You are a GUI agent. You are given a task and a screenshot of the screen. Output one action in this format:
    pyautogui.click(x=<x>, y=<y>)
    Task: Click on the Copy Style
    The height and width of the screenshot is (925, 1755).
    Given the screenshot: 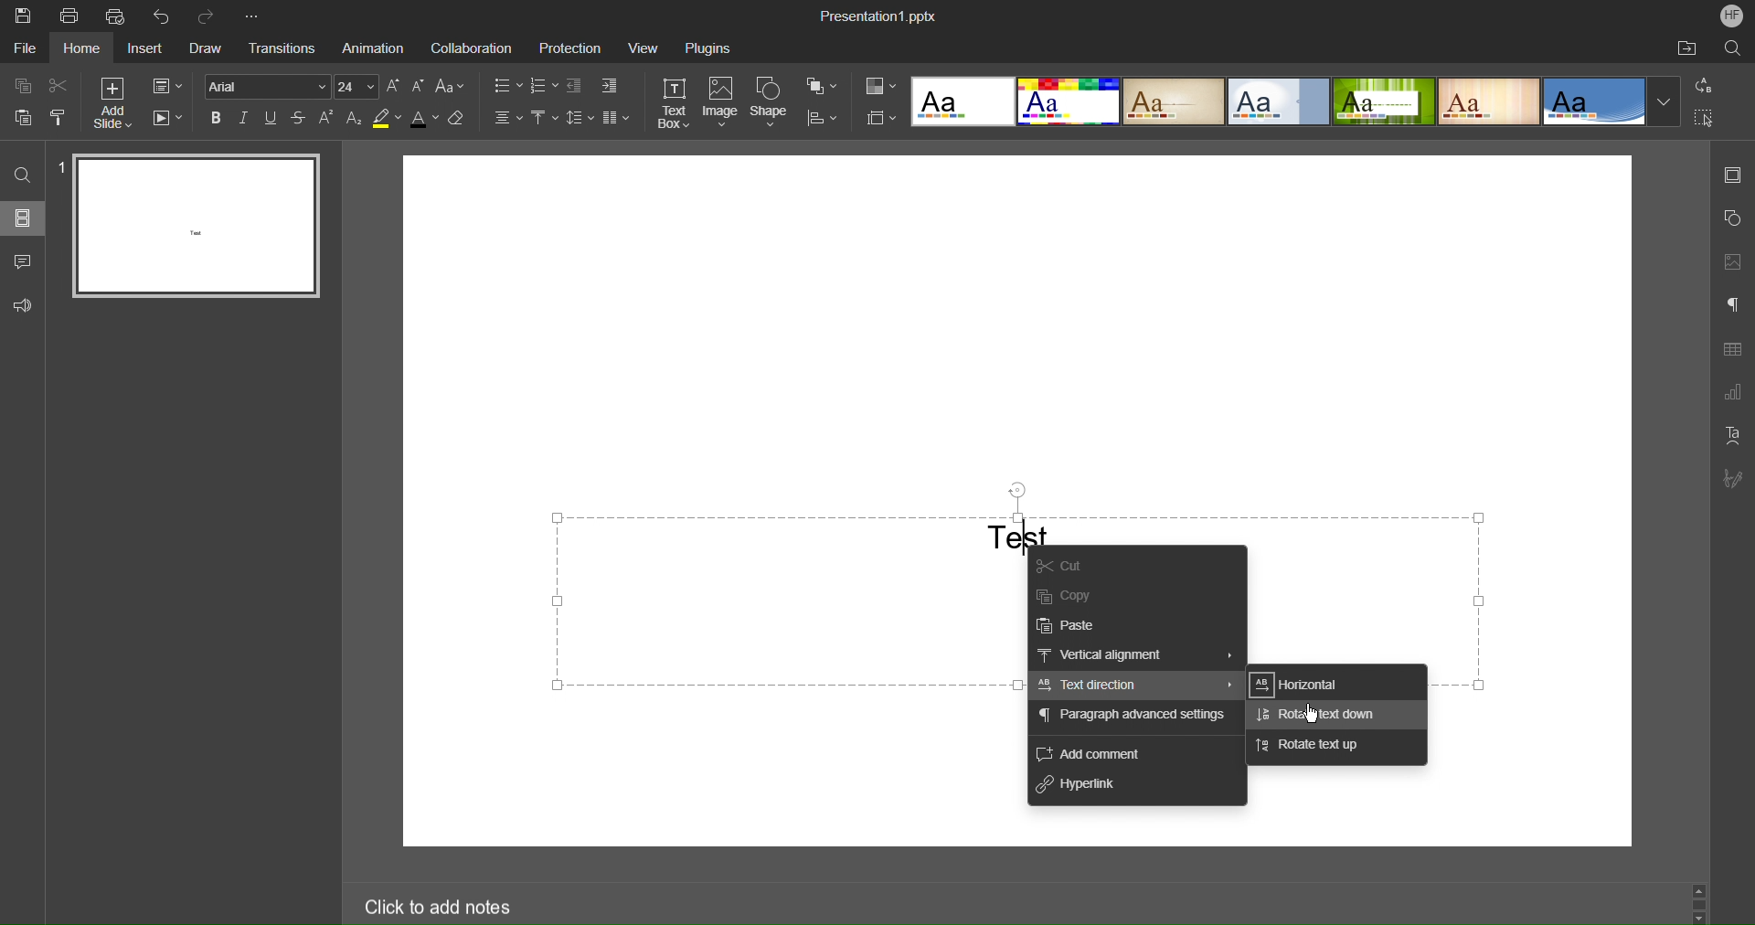 What is the action you would take?
    pyautogui.click(x=59, y=117)
    